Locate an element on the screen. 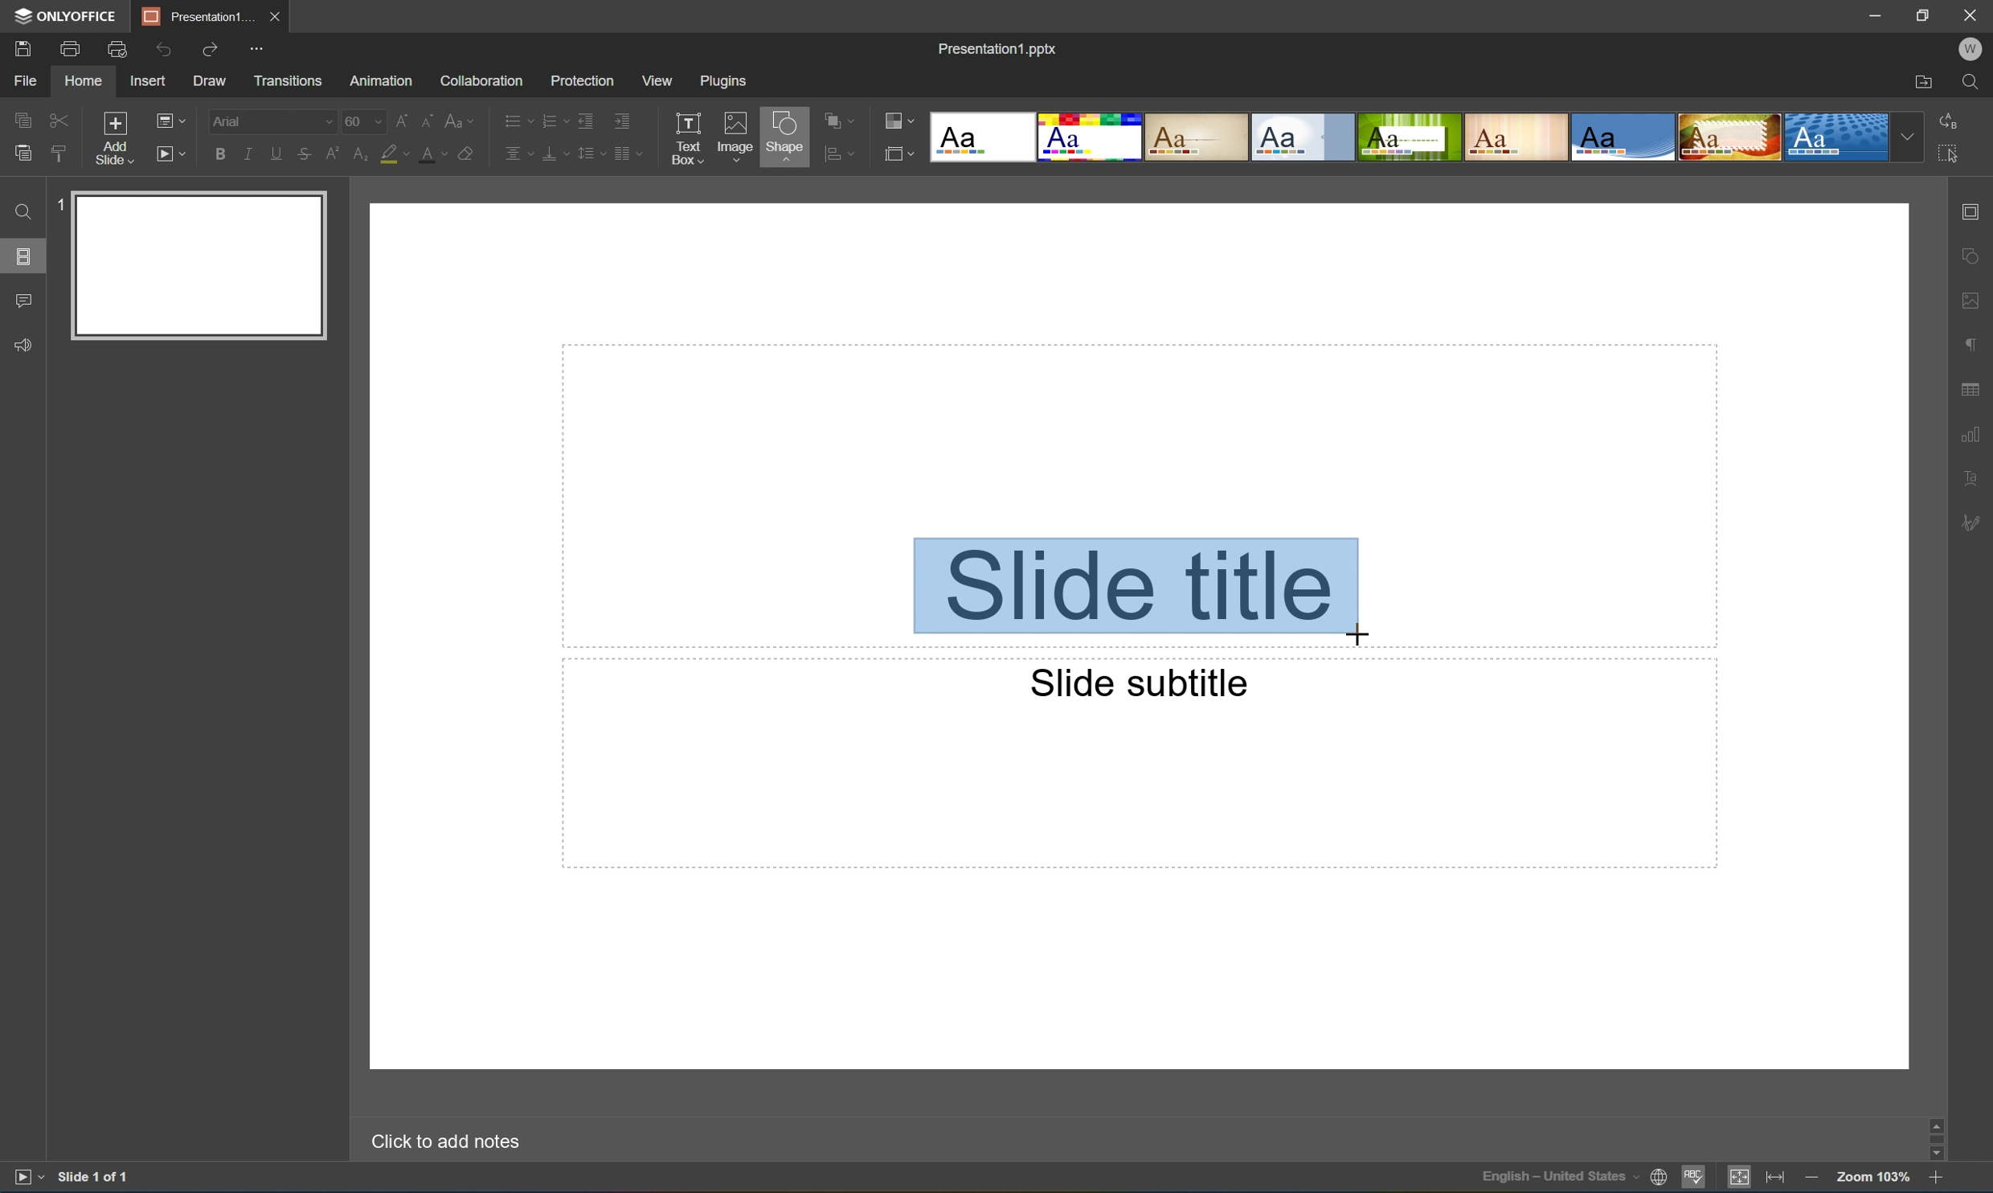 This screenshot has height=1193, width=1993. Increase indent is located at coordinates (624, 117).